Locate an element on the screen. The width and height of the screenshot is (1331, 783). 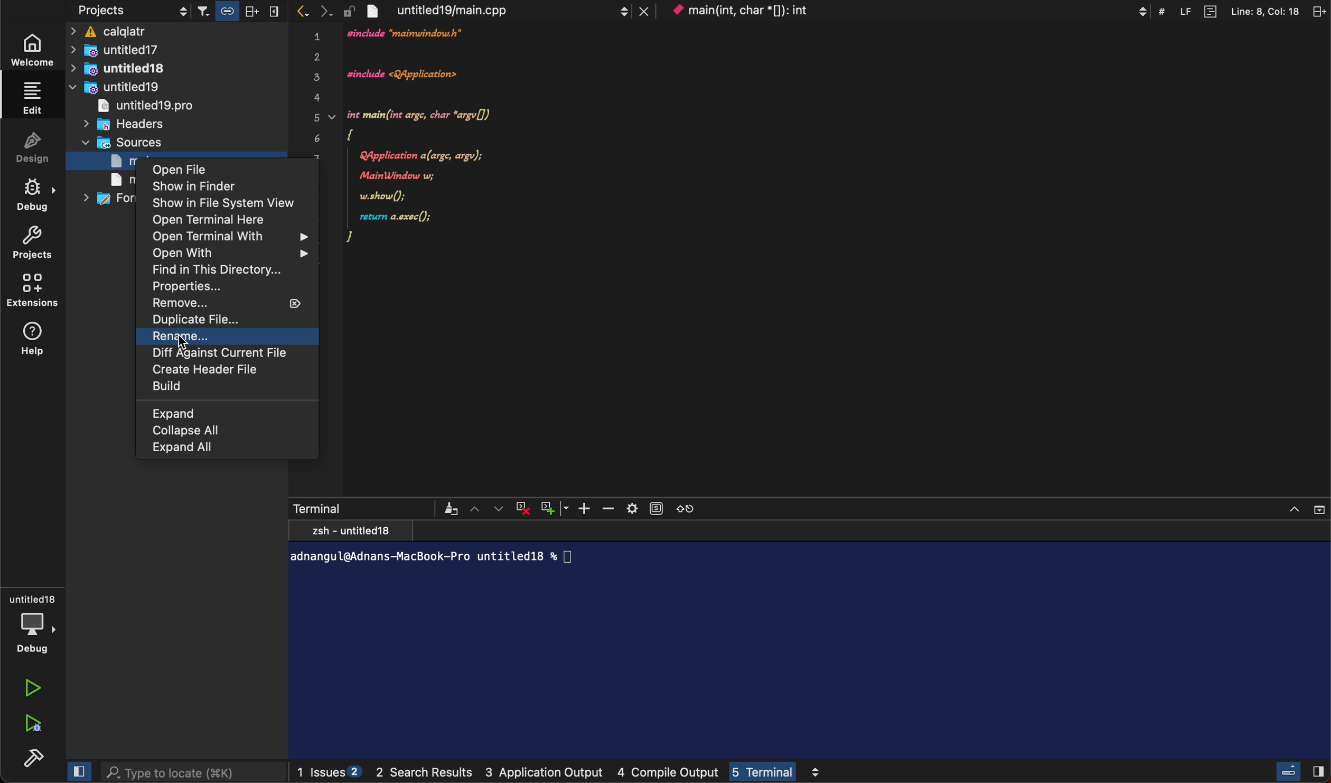
untitled19pro is located at coordinates (144, 106).